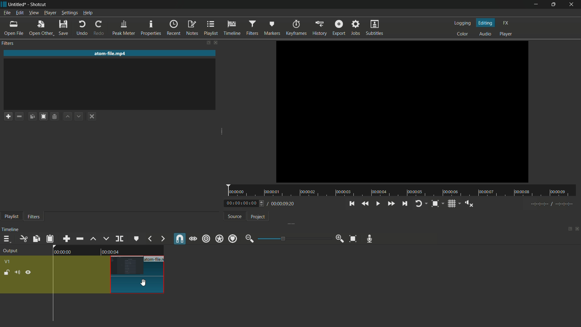 The height and width of the screenshot is (327, 581). Describe the element at coordinates (402, 112) in the screenshot. I see `imported video` at that location.